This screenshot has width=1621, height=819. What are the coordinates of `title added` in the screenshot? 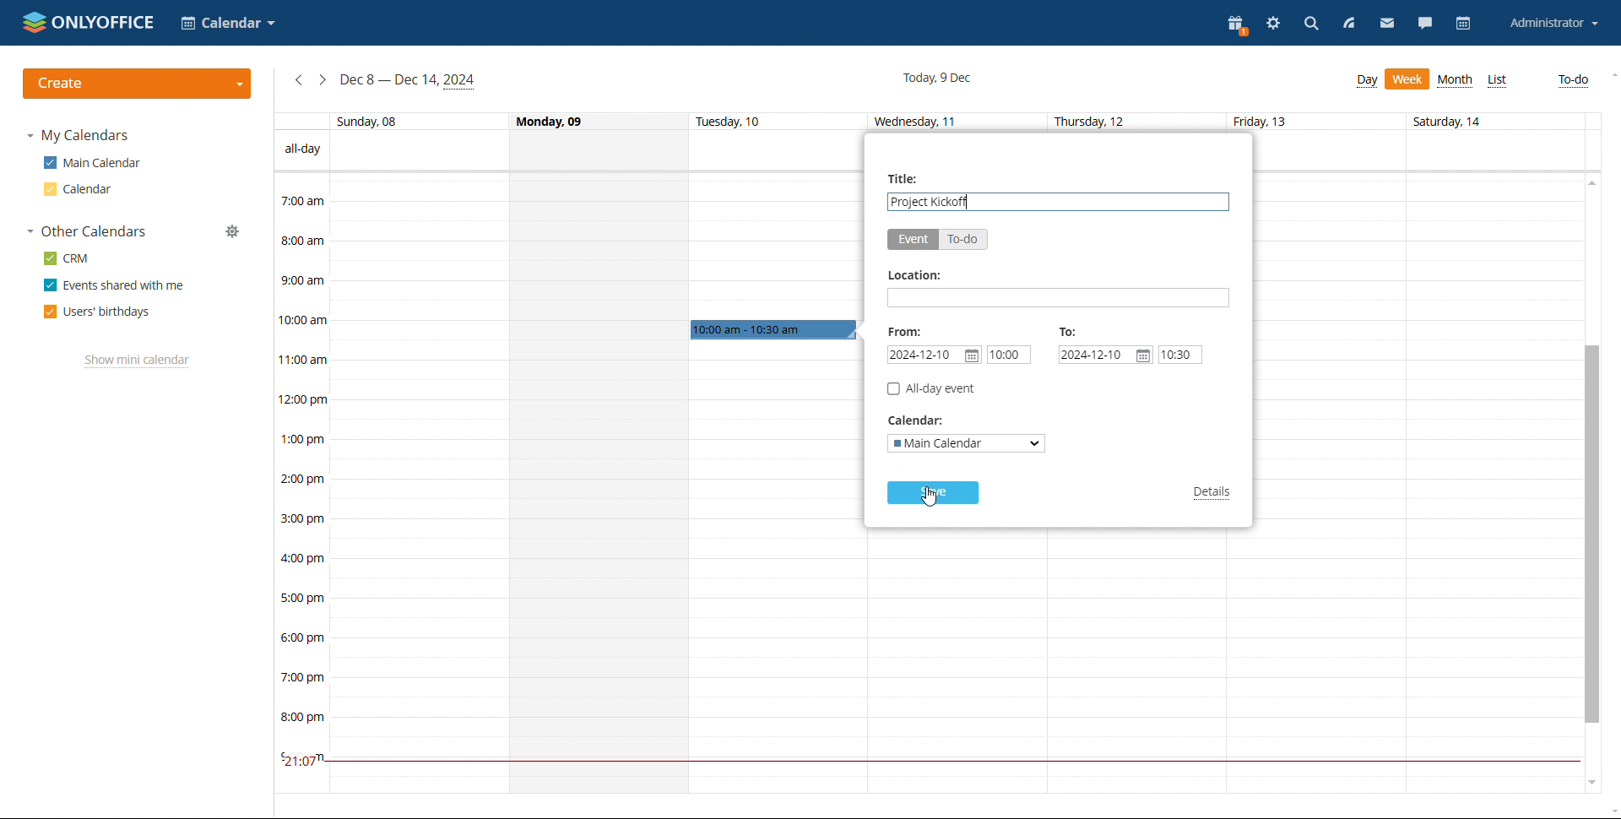 It's located at (931, 202).